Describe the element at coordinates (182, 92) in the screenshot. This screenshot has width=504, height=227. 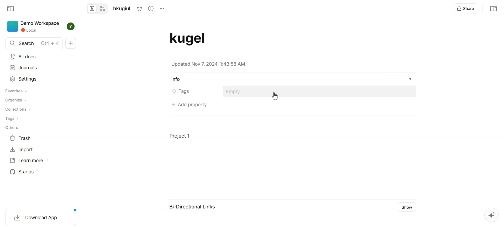
I see `Tags` at that location.